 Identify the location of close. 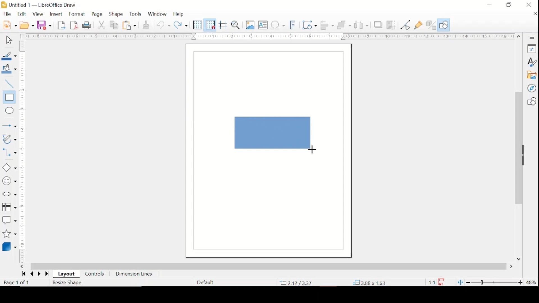
(529, 5).